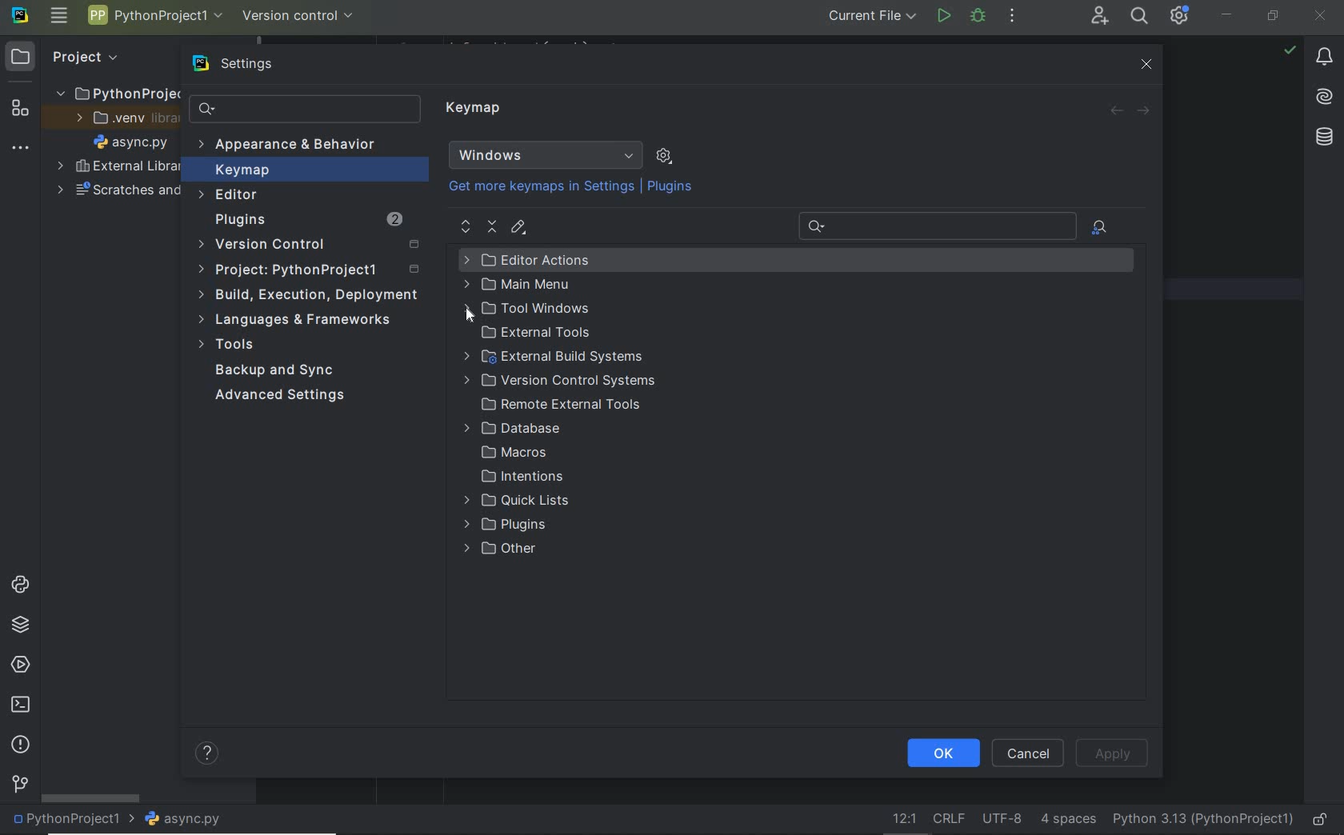 The height and width of the screenshot is (835, 1344). I want to click on go to line, so click(902, 820).